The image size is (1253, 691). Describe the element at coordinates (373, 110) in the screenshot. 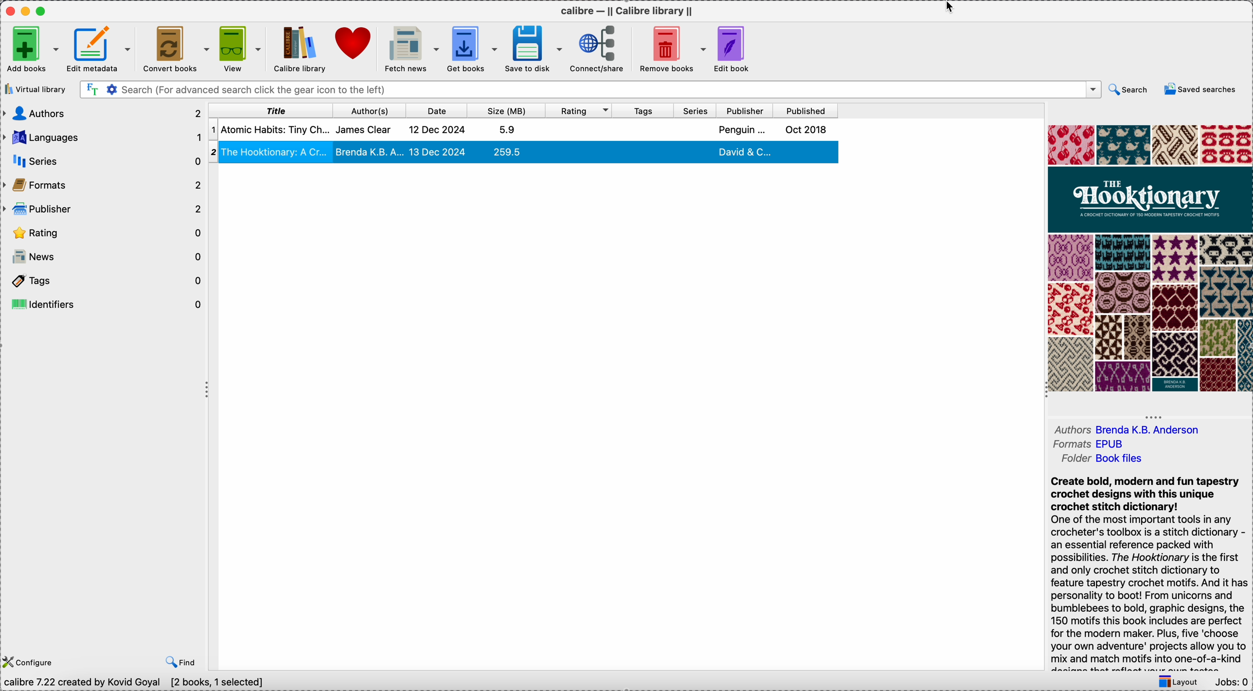

I see `author(s)` at that location.